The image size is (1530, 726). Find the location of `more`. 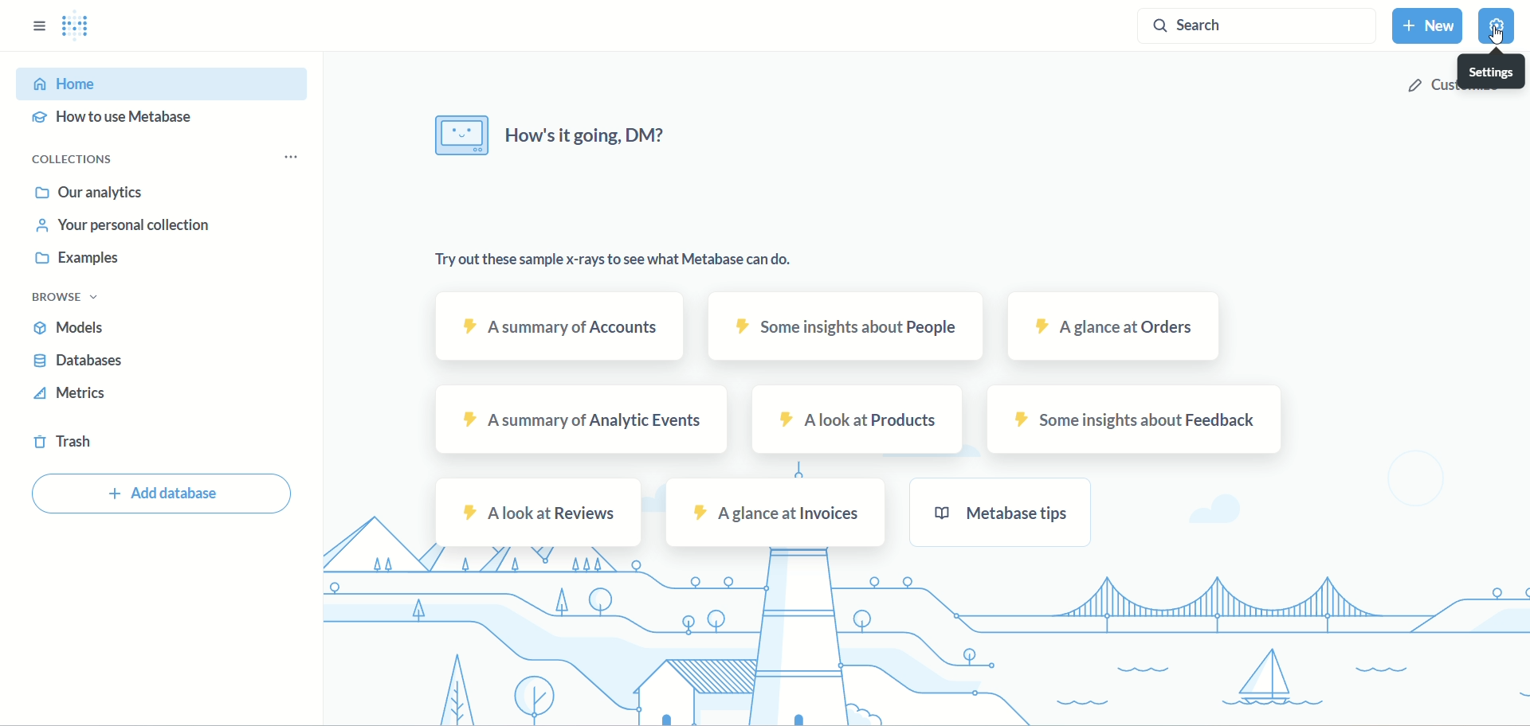

more is located at coordinates (292, 157).